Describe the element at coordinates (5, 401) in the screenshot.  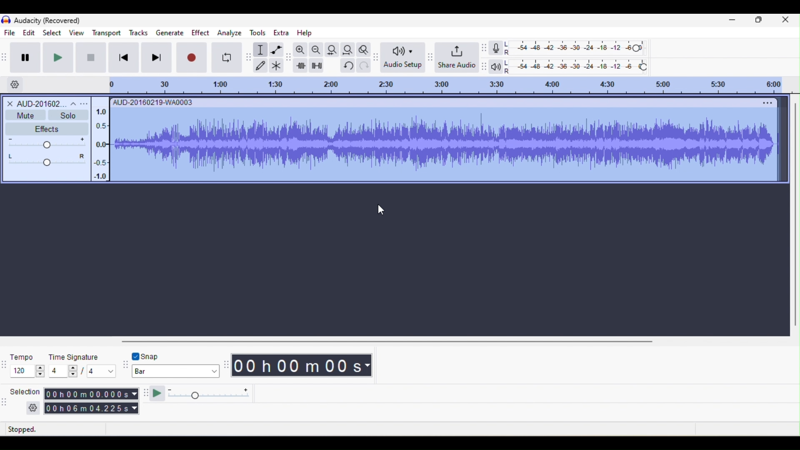
I see `audacity selection toolbar` at that location.